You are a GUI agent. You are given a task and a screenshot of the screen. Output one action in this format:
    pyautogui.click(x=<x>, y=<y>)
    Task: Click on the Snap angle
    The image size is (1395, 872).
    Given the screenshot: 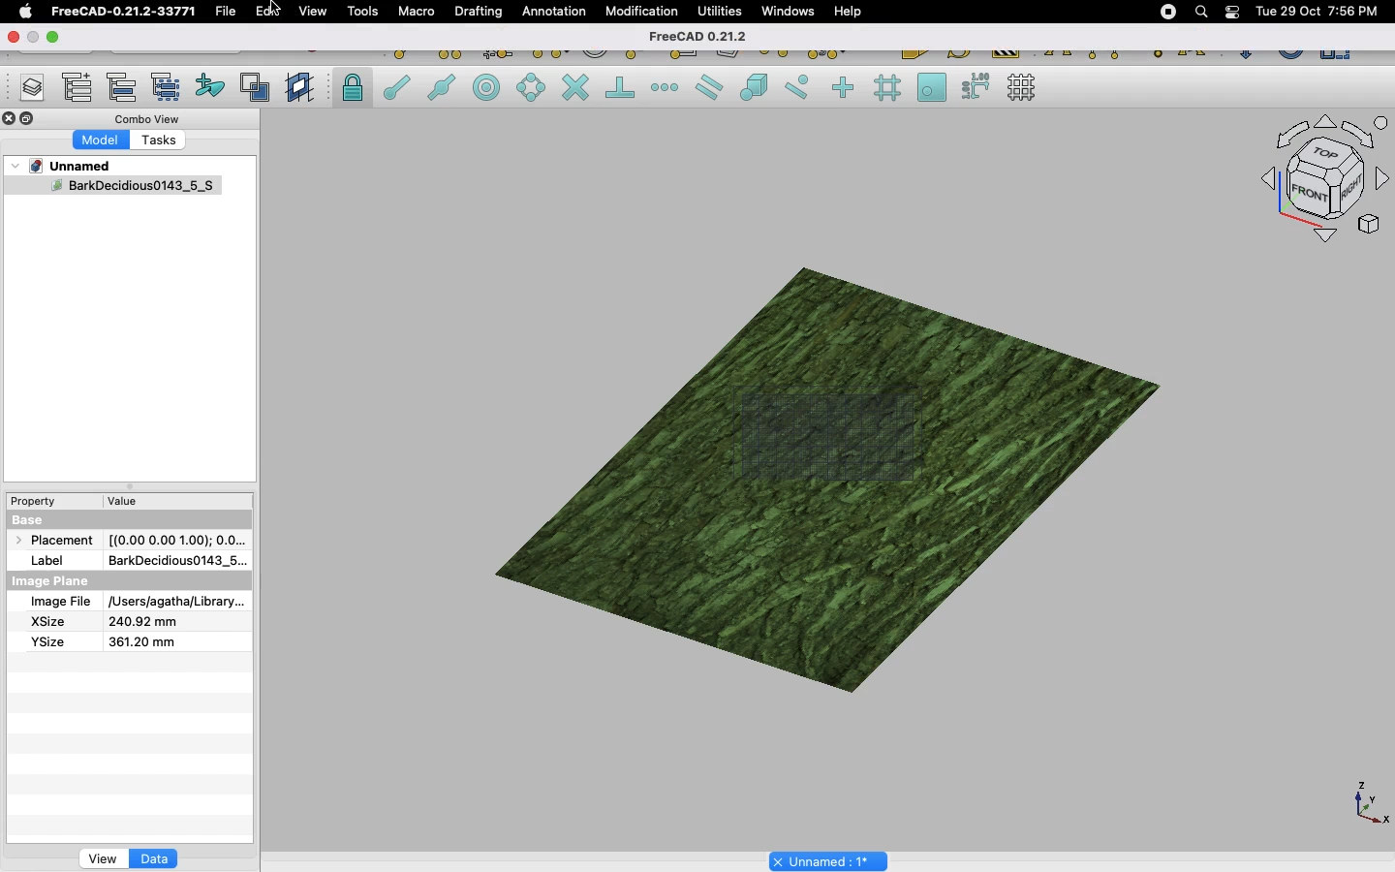 What is the action you would take?
    pyautogui.click(x=532, y=89)
    